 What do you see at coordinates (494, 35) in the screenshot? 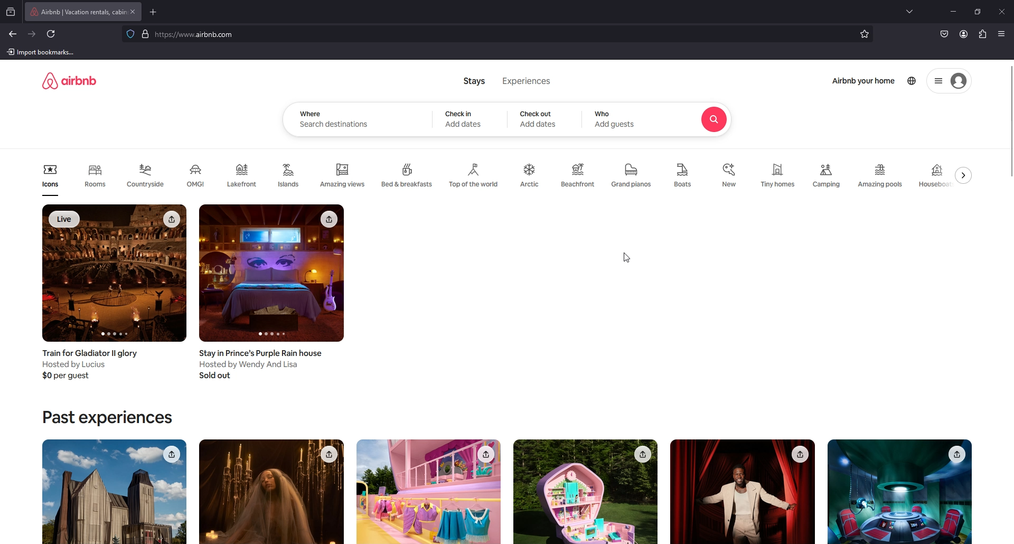
I see `search bar` at bounding box center [494, 35].